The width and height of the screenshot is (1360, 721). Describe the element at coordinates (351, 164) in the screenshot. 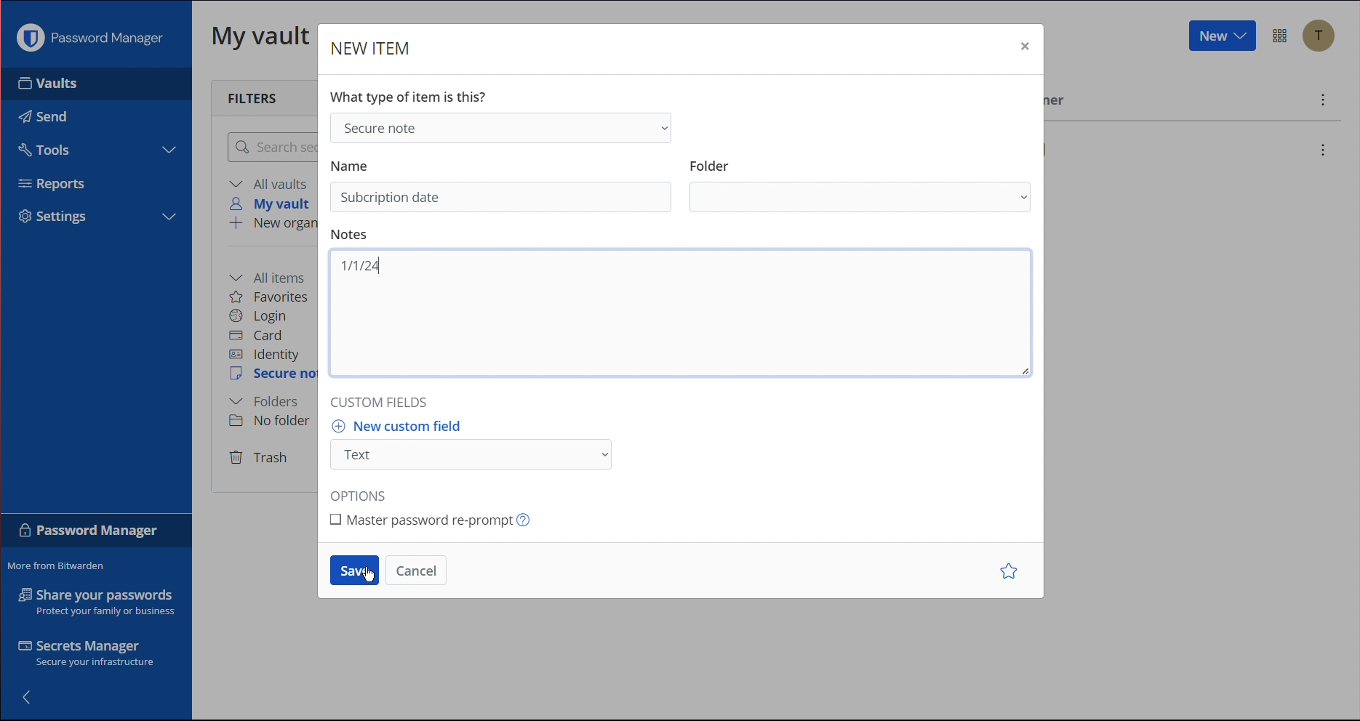

I see `Name` at that location.